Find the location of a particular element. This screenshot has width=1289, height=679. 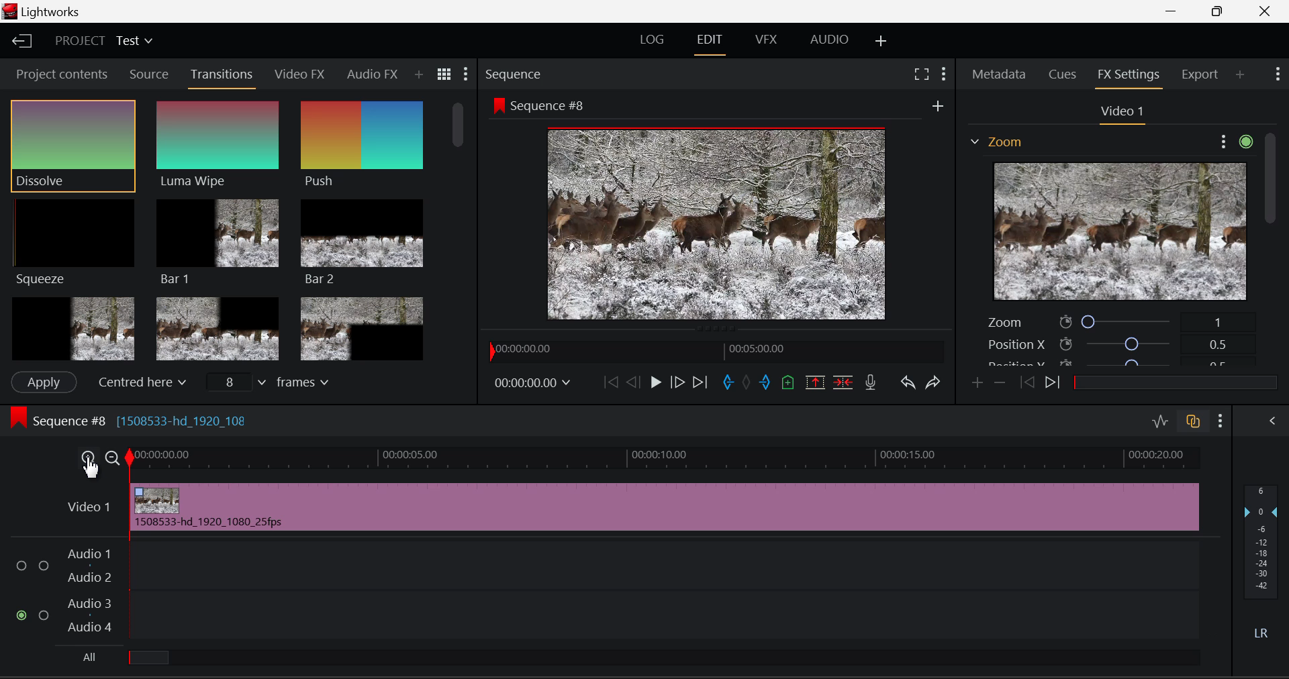

Add Layout is located at coordinates (883, 42).